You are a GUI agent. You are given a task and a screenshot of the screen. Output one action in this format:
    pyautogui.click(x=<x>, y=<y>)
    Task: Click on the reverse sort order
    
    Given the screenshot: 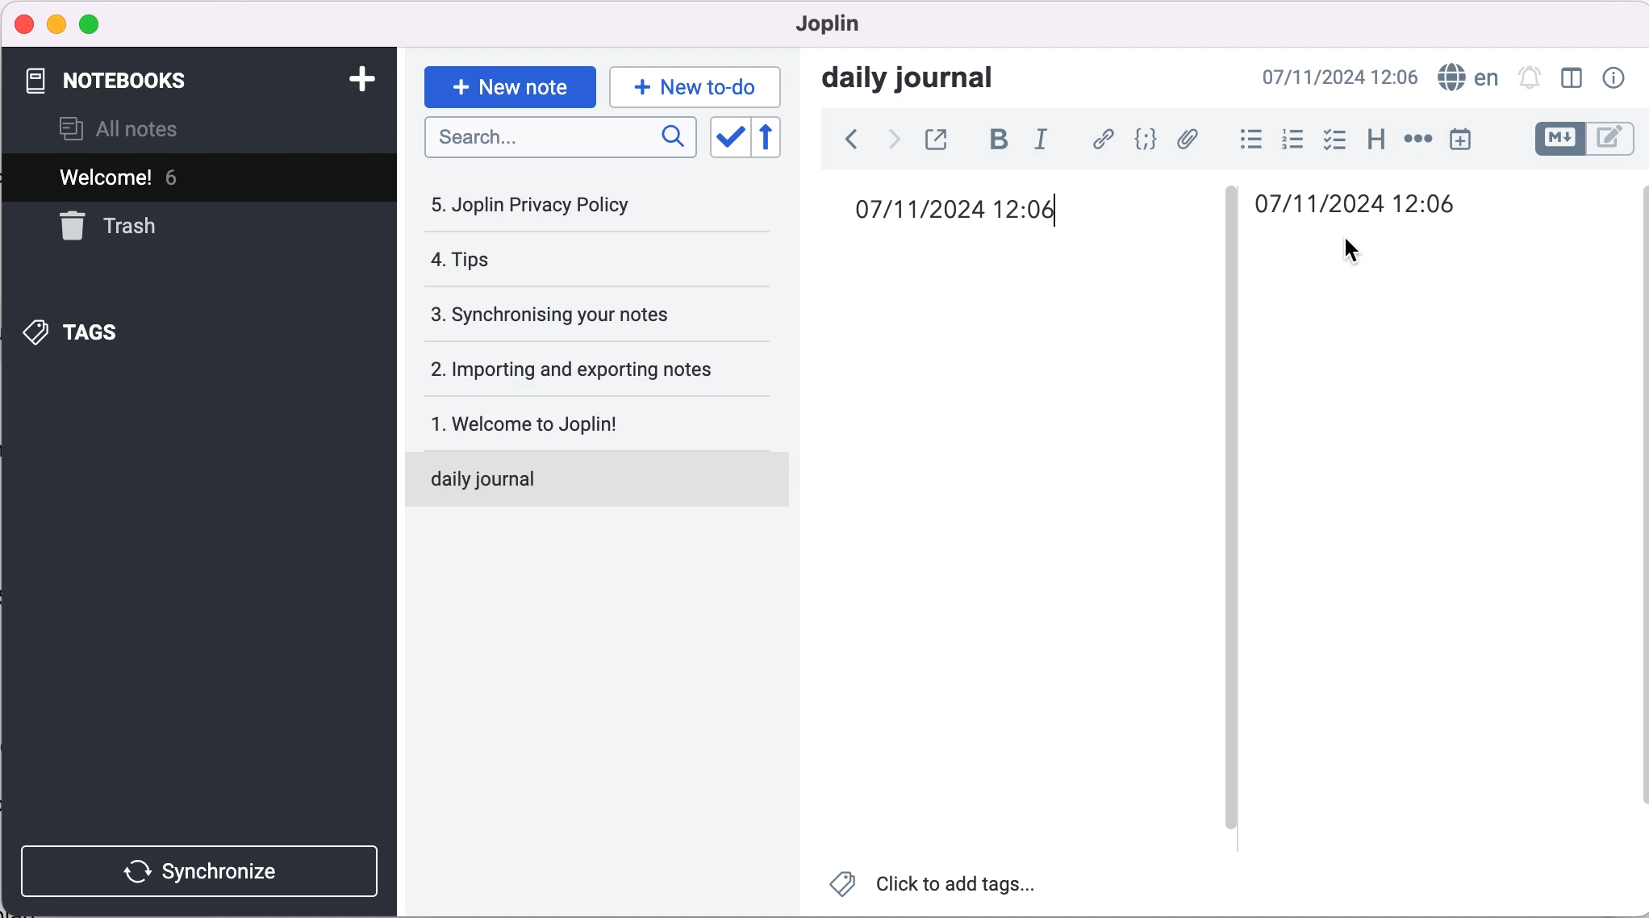 What is the action you would take?
    pyautogui.click(x=773, y=139)
    